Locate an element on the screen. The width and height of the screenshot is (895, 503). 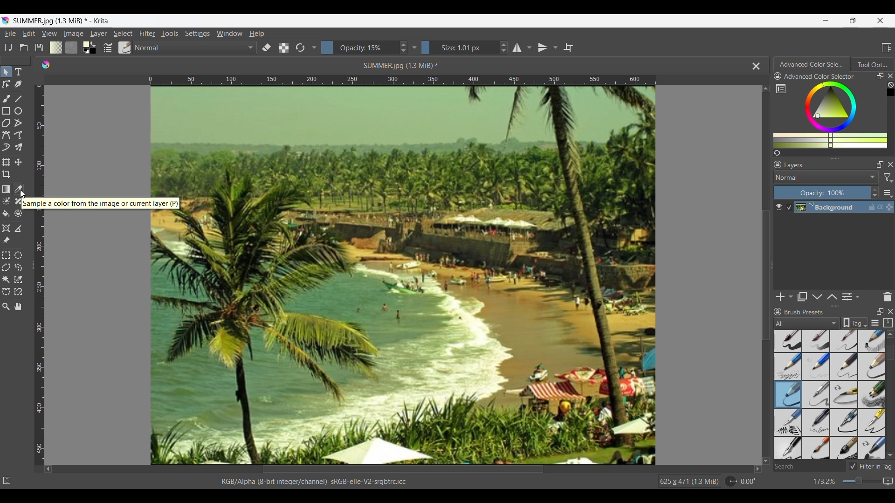
Brush Presets is located at coordinates (804, 312).